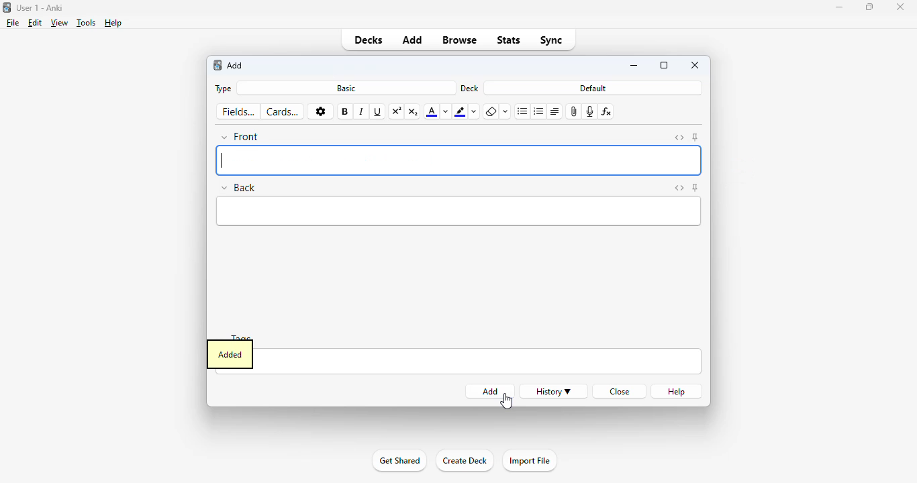 Image resolution: width=917 pixels, height=483 pixels. Describe the element at coordinates (839, 7) in the screenshot. I see `minimize` at that location.